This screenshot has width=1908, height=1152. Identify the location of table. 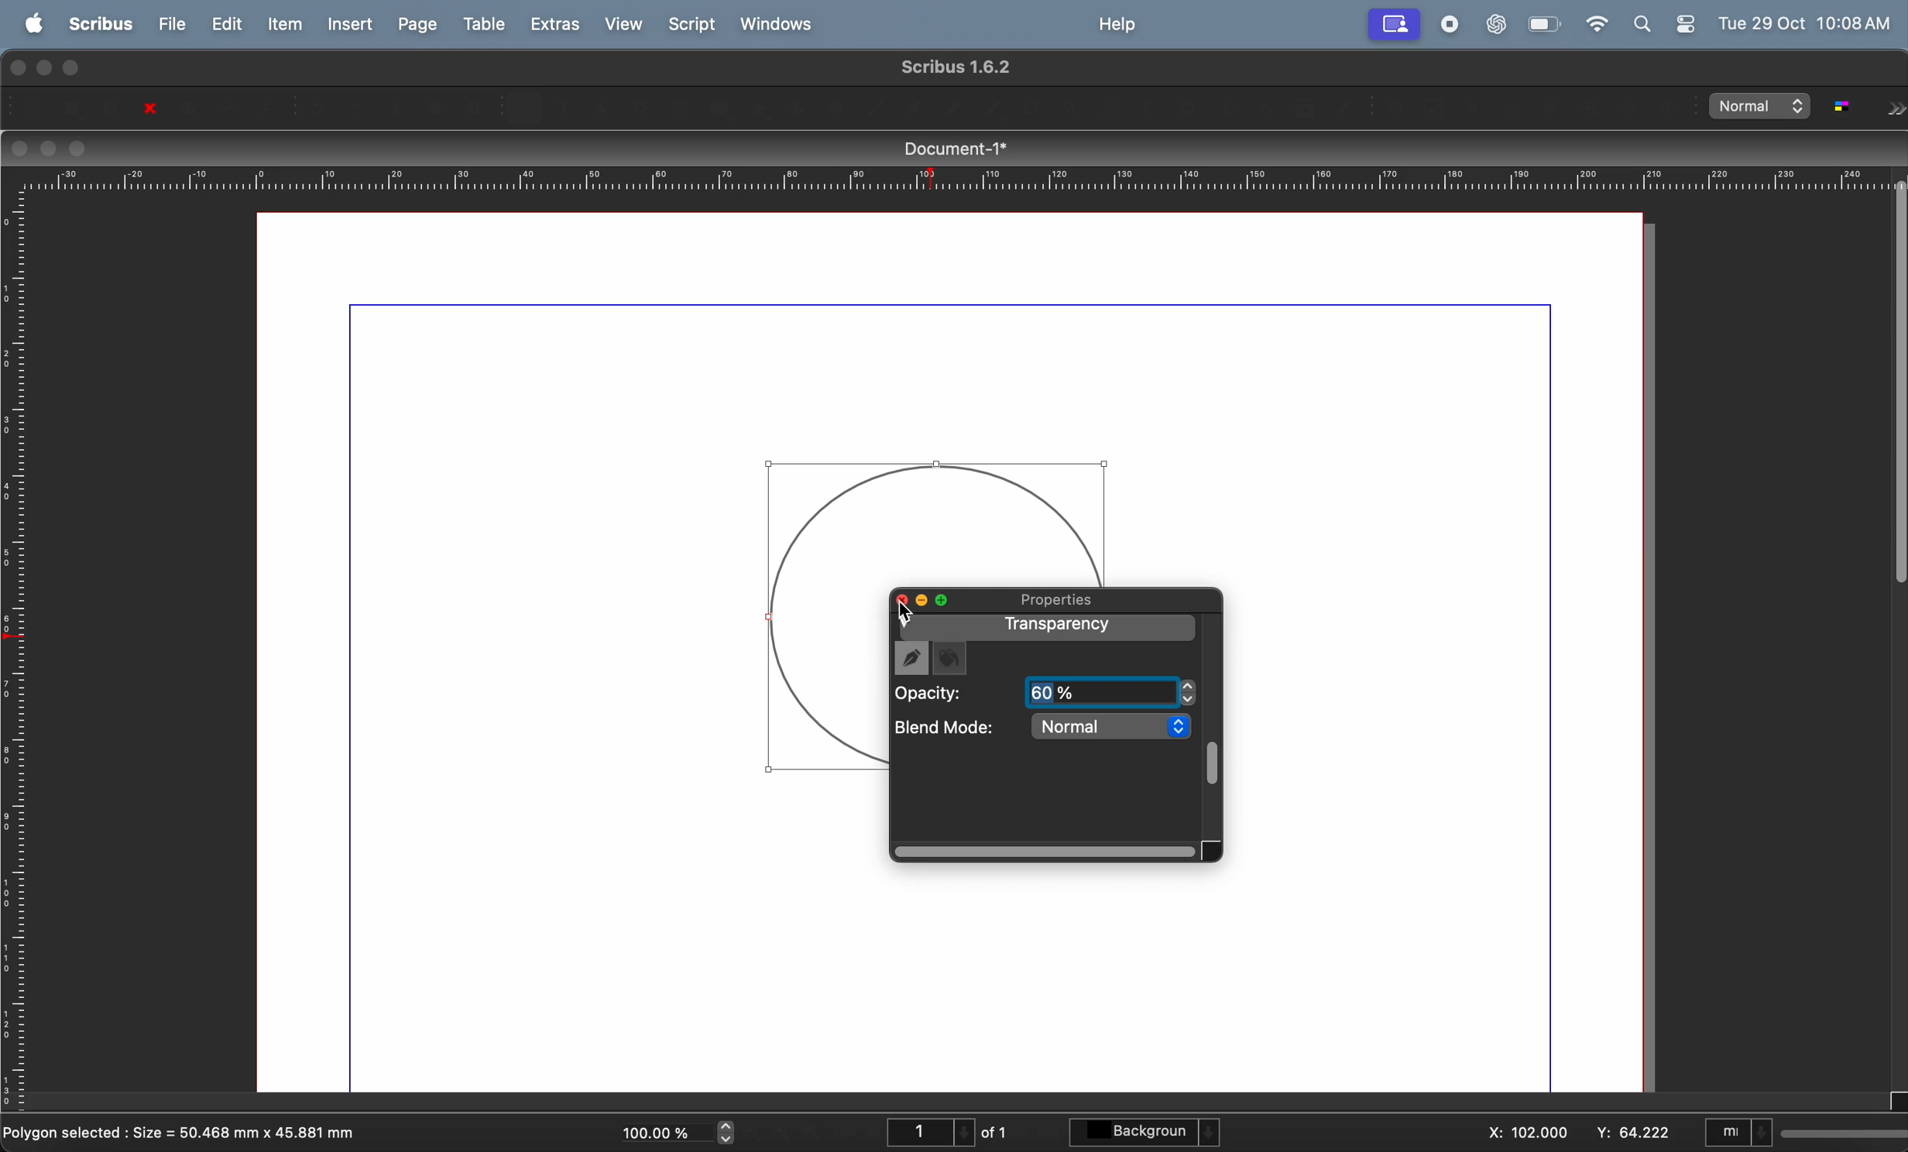
(481, 23).